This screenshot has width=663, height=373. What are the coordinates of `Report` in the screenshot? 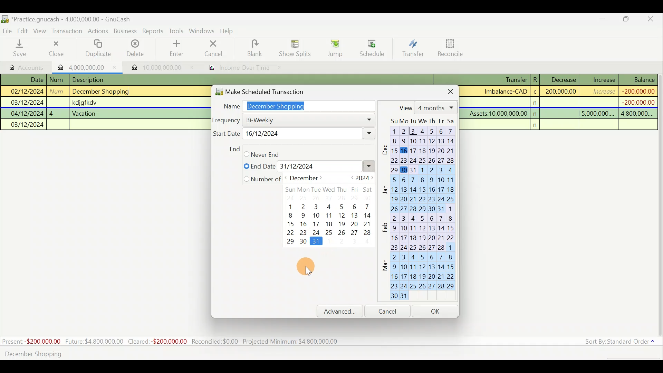 It's located at (237, 68).